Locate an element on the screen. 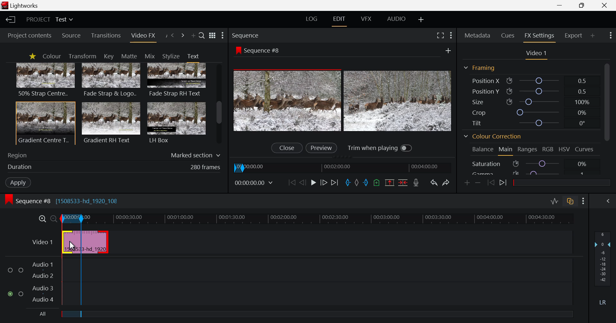 This screenshot has width=616, height=323. Preview is located at coordinates (321, 147).